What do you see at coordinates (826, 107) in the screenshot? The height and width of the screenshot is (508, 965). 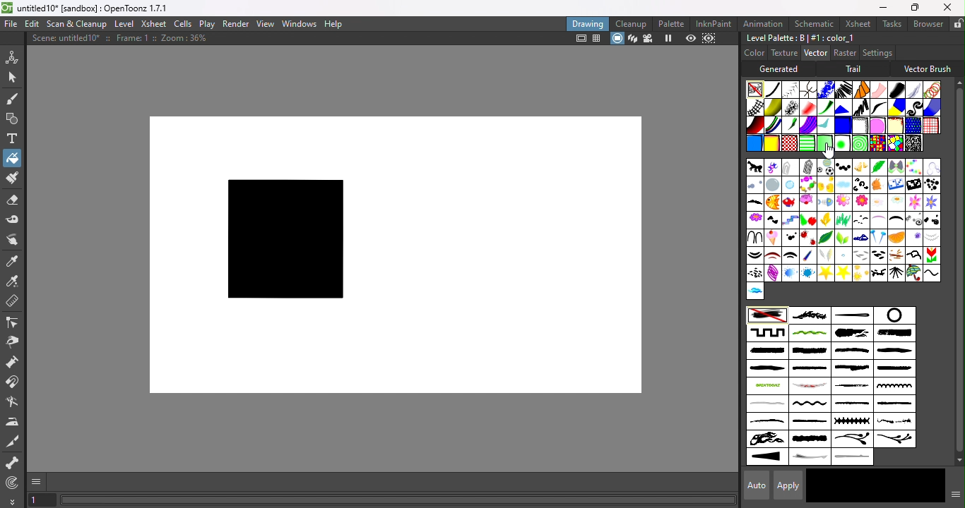 I see `Ribbon` at bounding box center [826, 107].